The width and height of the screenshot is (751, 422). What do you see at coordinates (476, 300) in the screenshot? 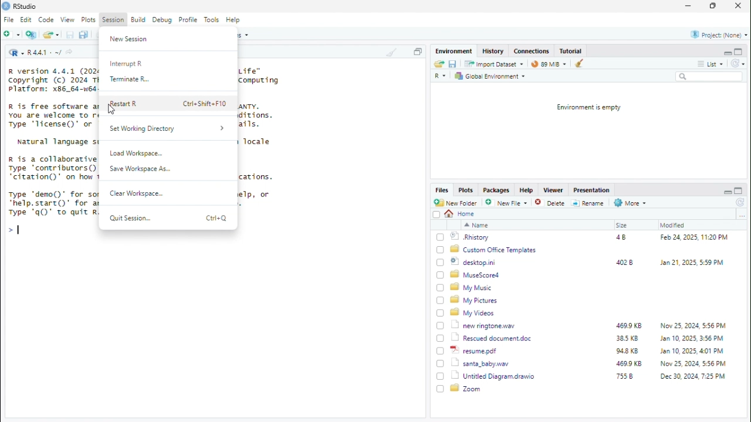
I see `My Pictures` at bounding box center [476, 300].